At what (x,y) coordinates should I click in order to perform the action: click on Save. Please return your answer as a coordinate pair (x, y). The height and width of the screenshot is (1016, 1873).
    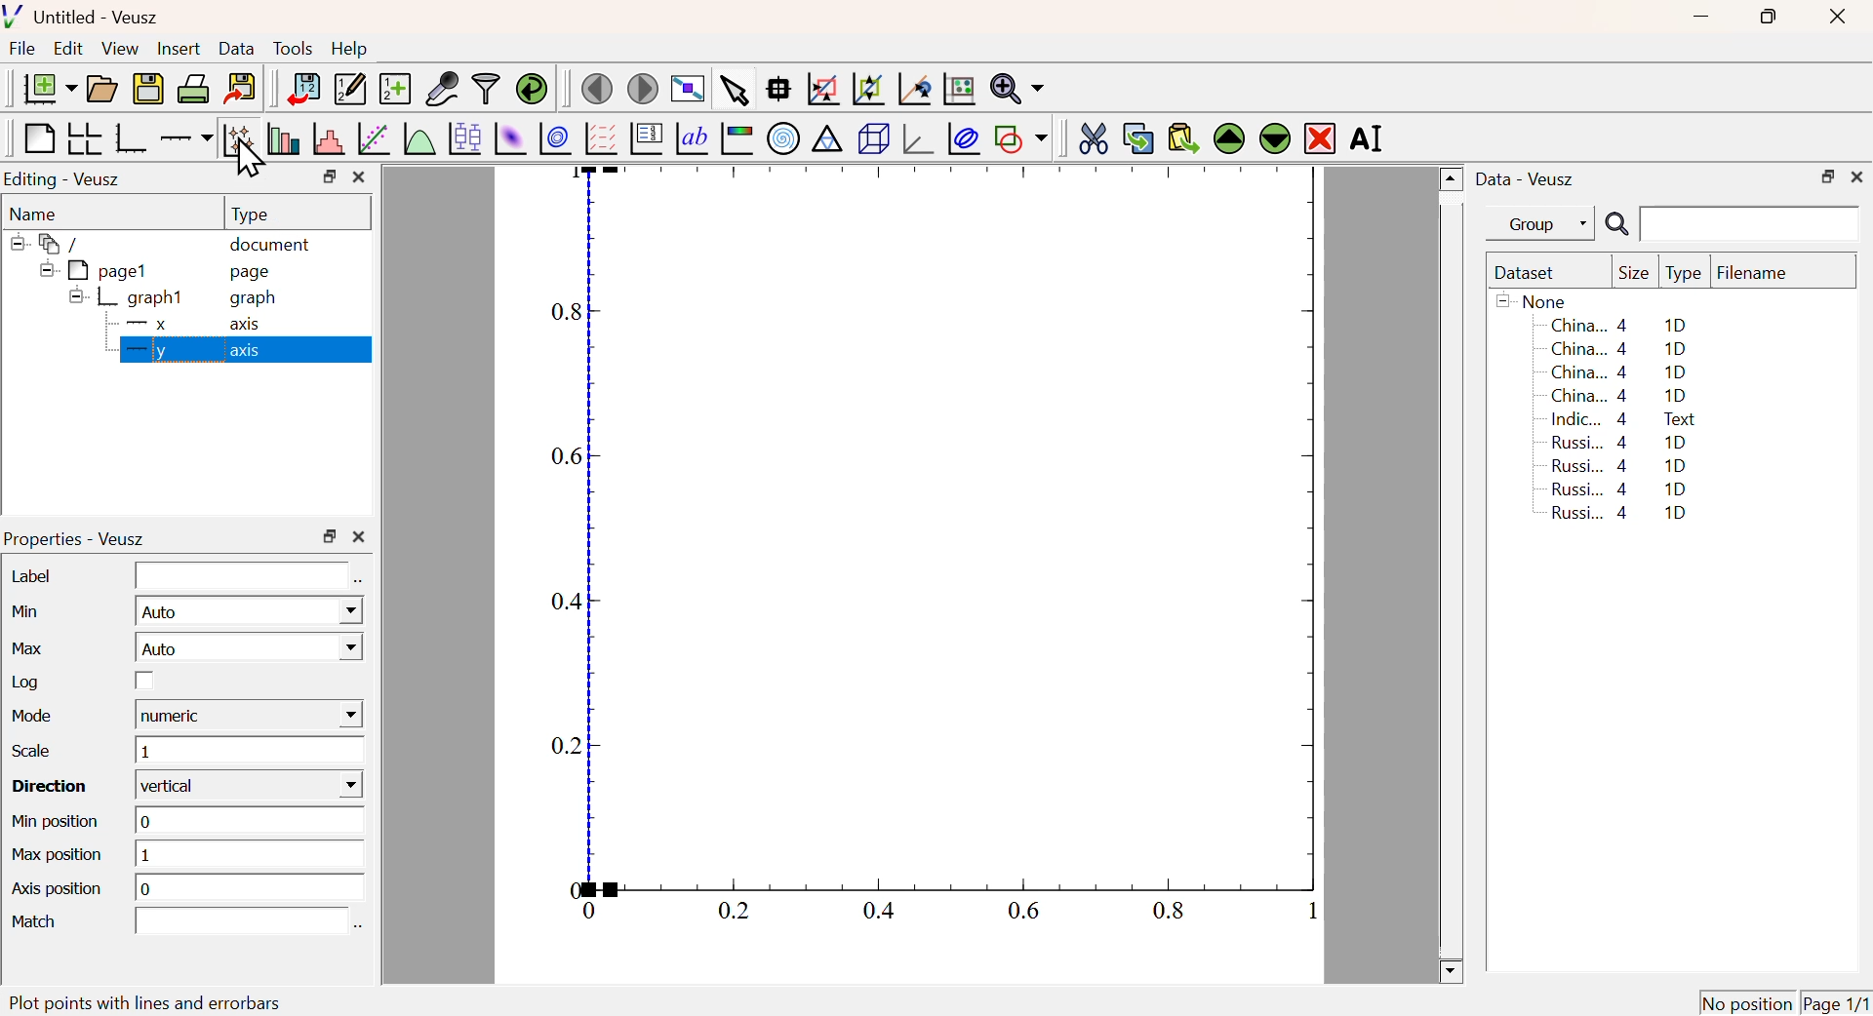
    Looking at the image, I should click on (148, 90).